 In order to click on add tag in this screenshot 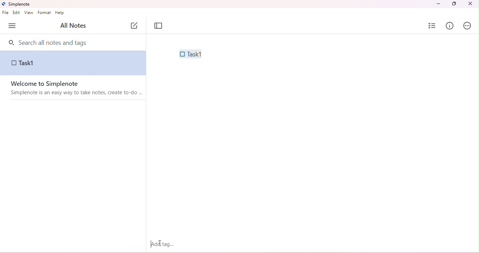, I will do `click(162, 244)`.